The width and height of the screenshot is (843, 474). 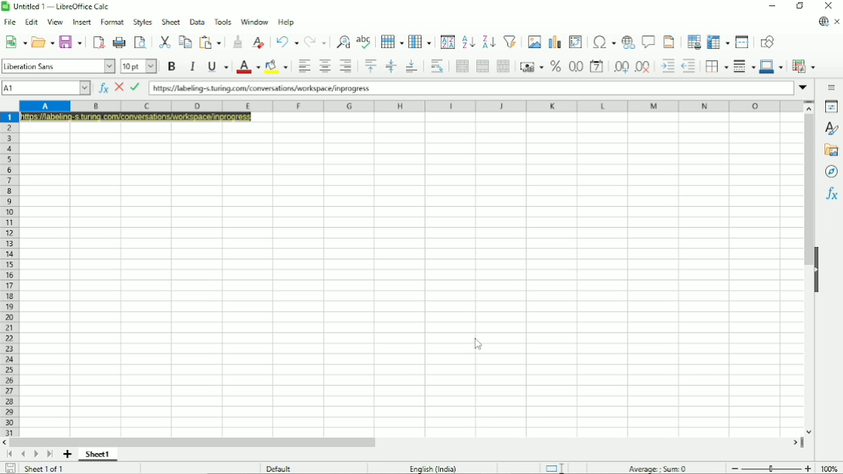 I want to click on 10PT, so click(x=139, y=66).